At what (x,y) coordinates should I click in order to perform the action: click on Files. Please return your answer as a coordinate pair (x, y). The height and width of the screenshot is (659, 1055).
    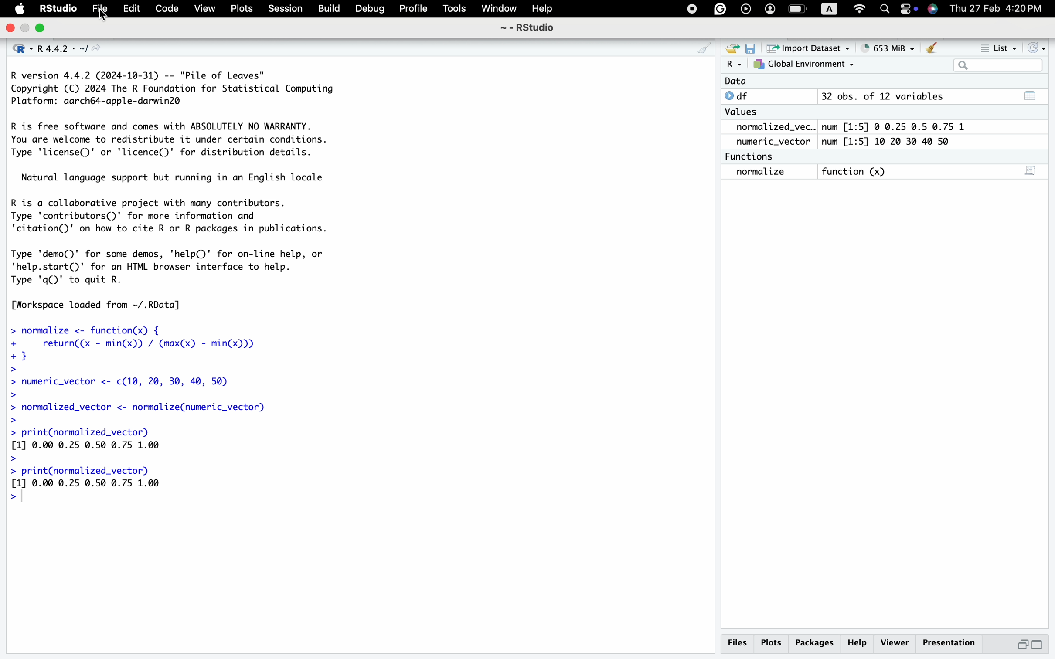
    Looking at the image, I should click on (736, 642).